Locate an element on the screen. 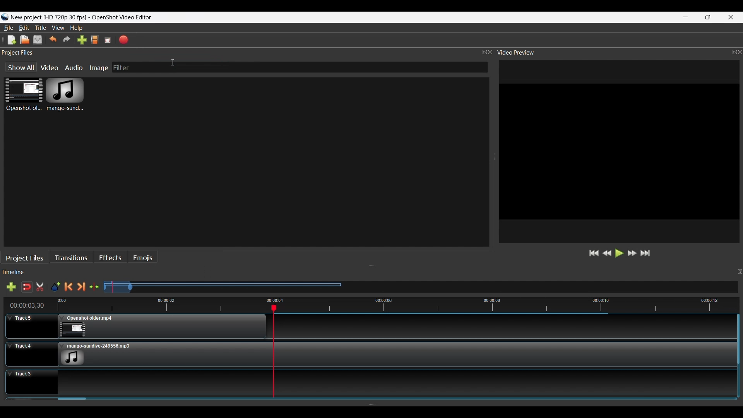 Image resolution: width=743 pixels, height=418 pixels. New Project  is located at coordinates (12, 40).